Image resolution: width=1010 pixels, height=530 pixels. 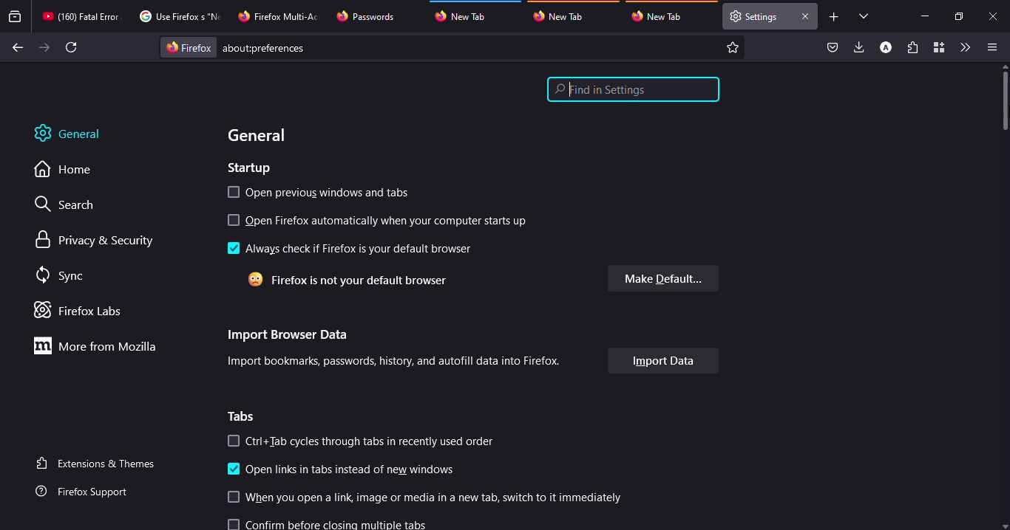 What do you see at coordinates (989, 47) in the screenshot?
I see `menu` at bounding box center [989, 47].